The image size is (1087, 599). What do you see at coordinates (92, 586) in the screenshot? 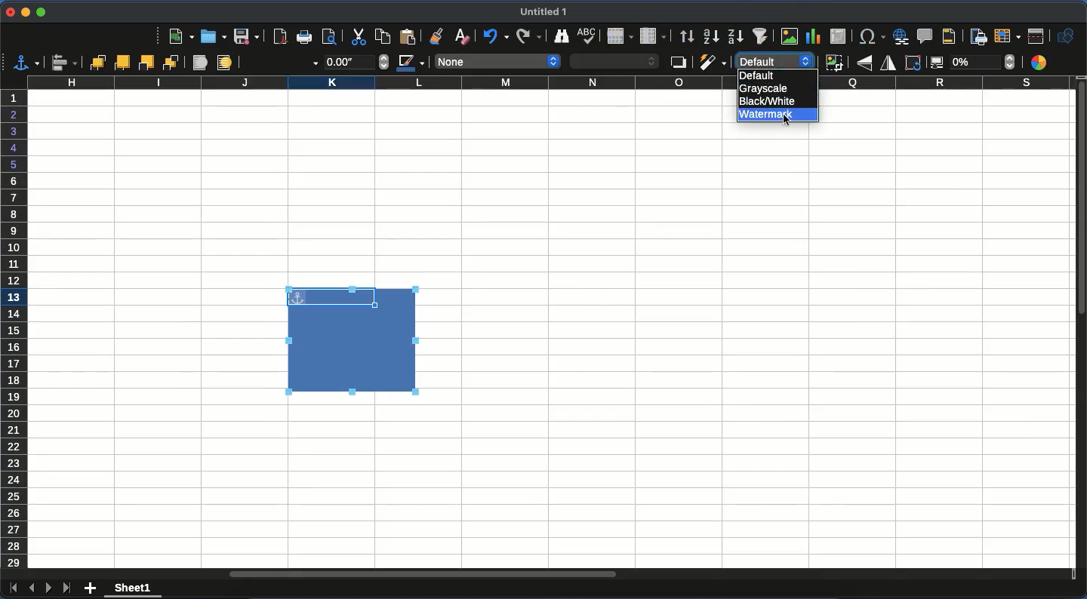
I see `add` at bounding box center [92, 586].